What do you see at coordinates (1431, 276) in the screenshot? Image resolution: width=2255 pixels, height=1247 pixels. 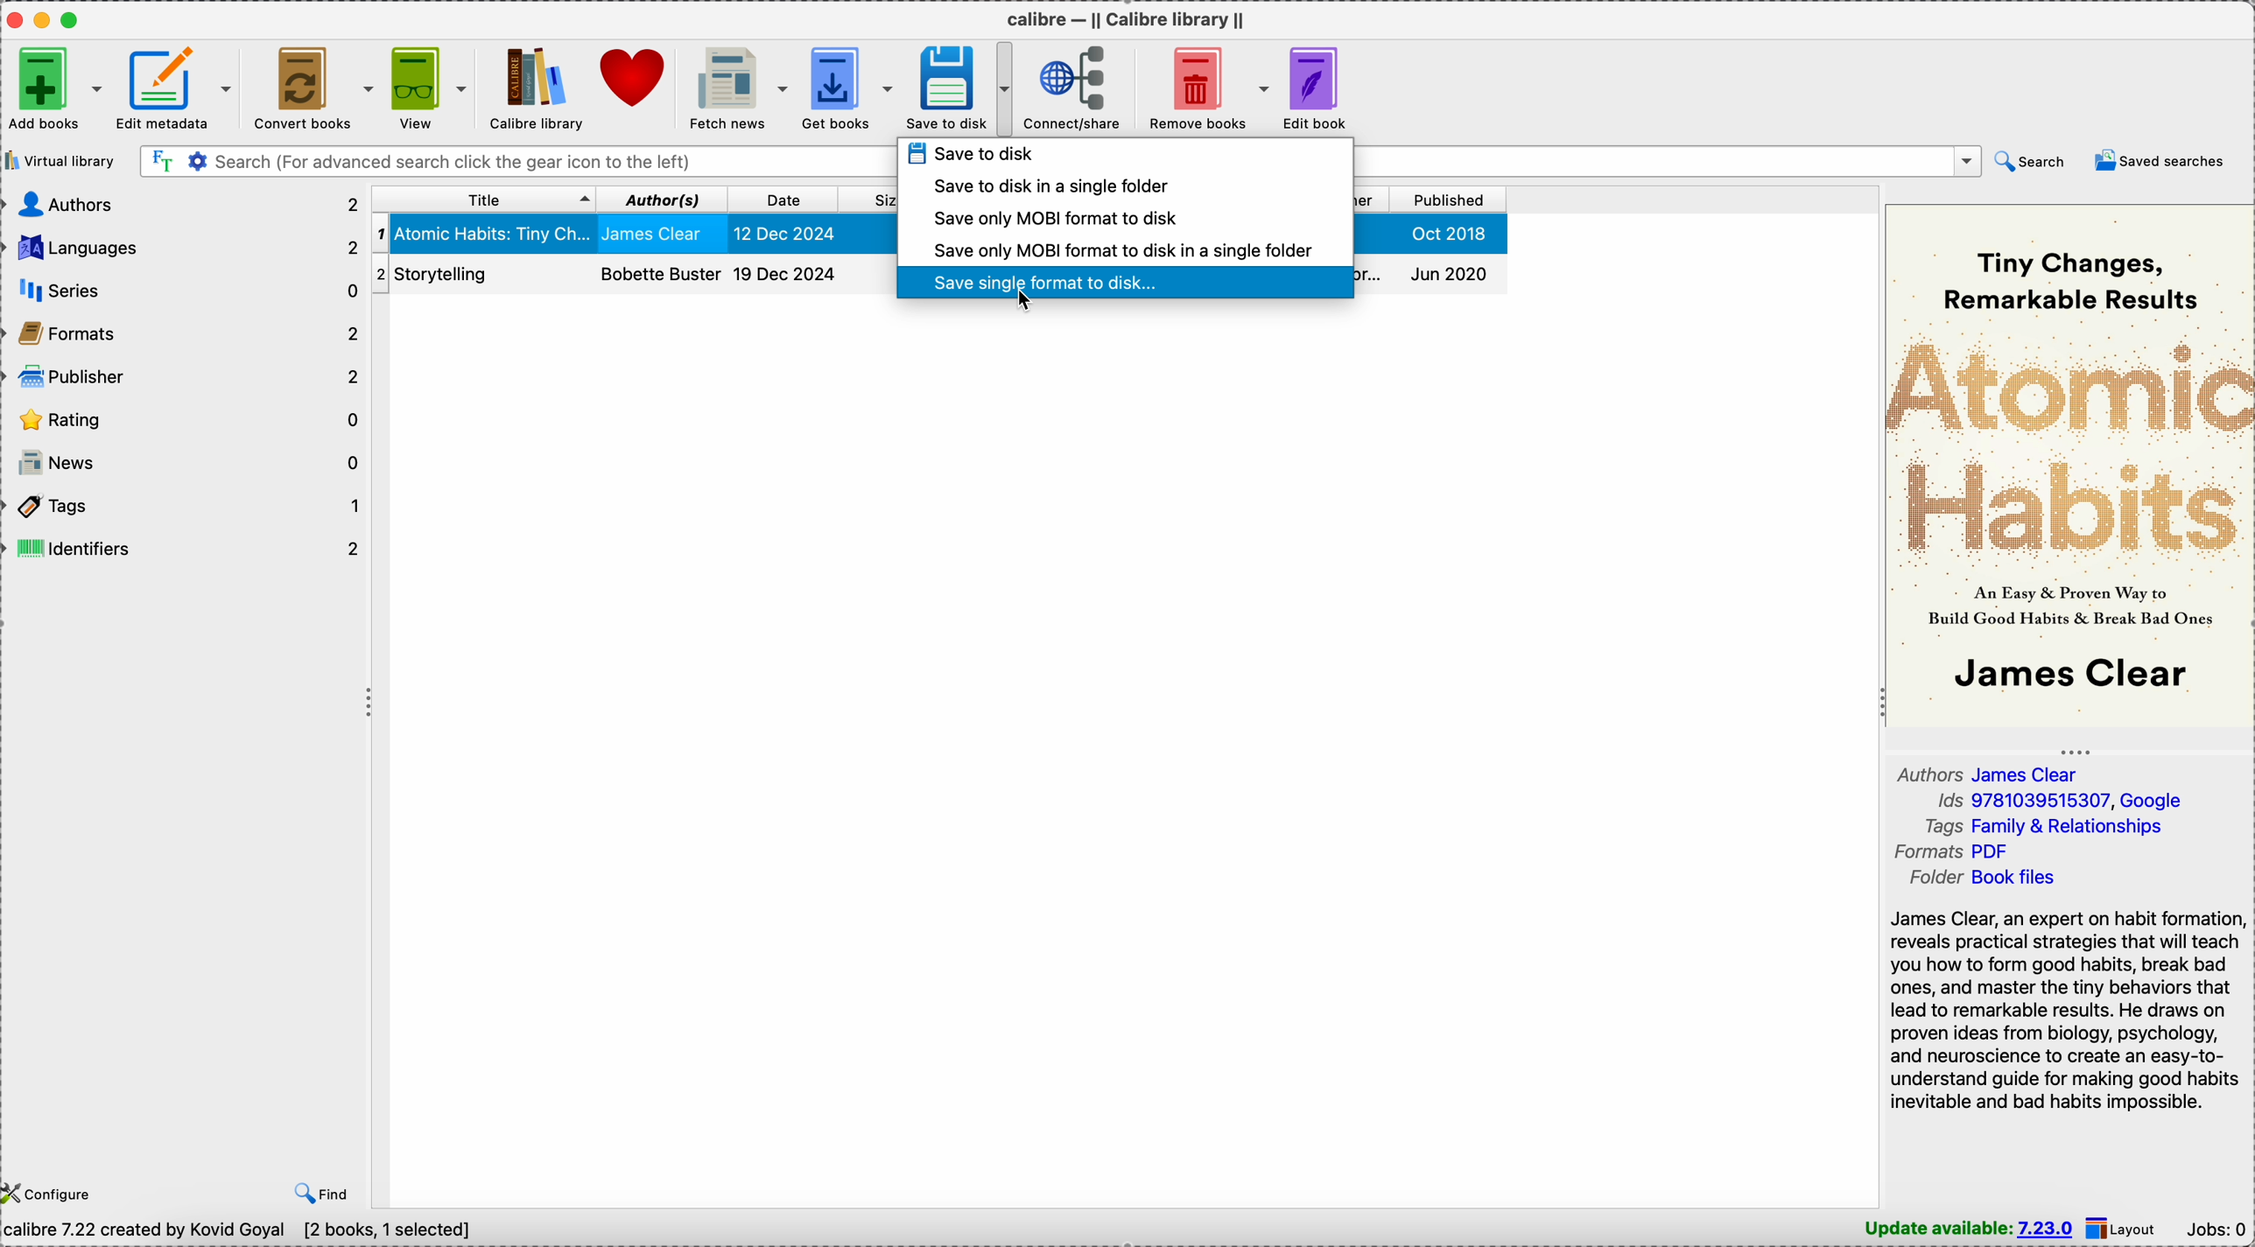 I see `Jun 2020` at bounding box center [1431, 276].